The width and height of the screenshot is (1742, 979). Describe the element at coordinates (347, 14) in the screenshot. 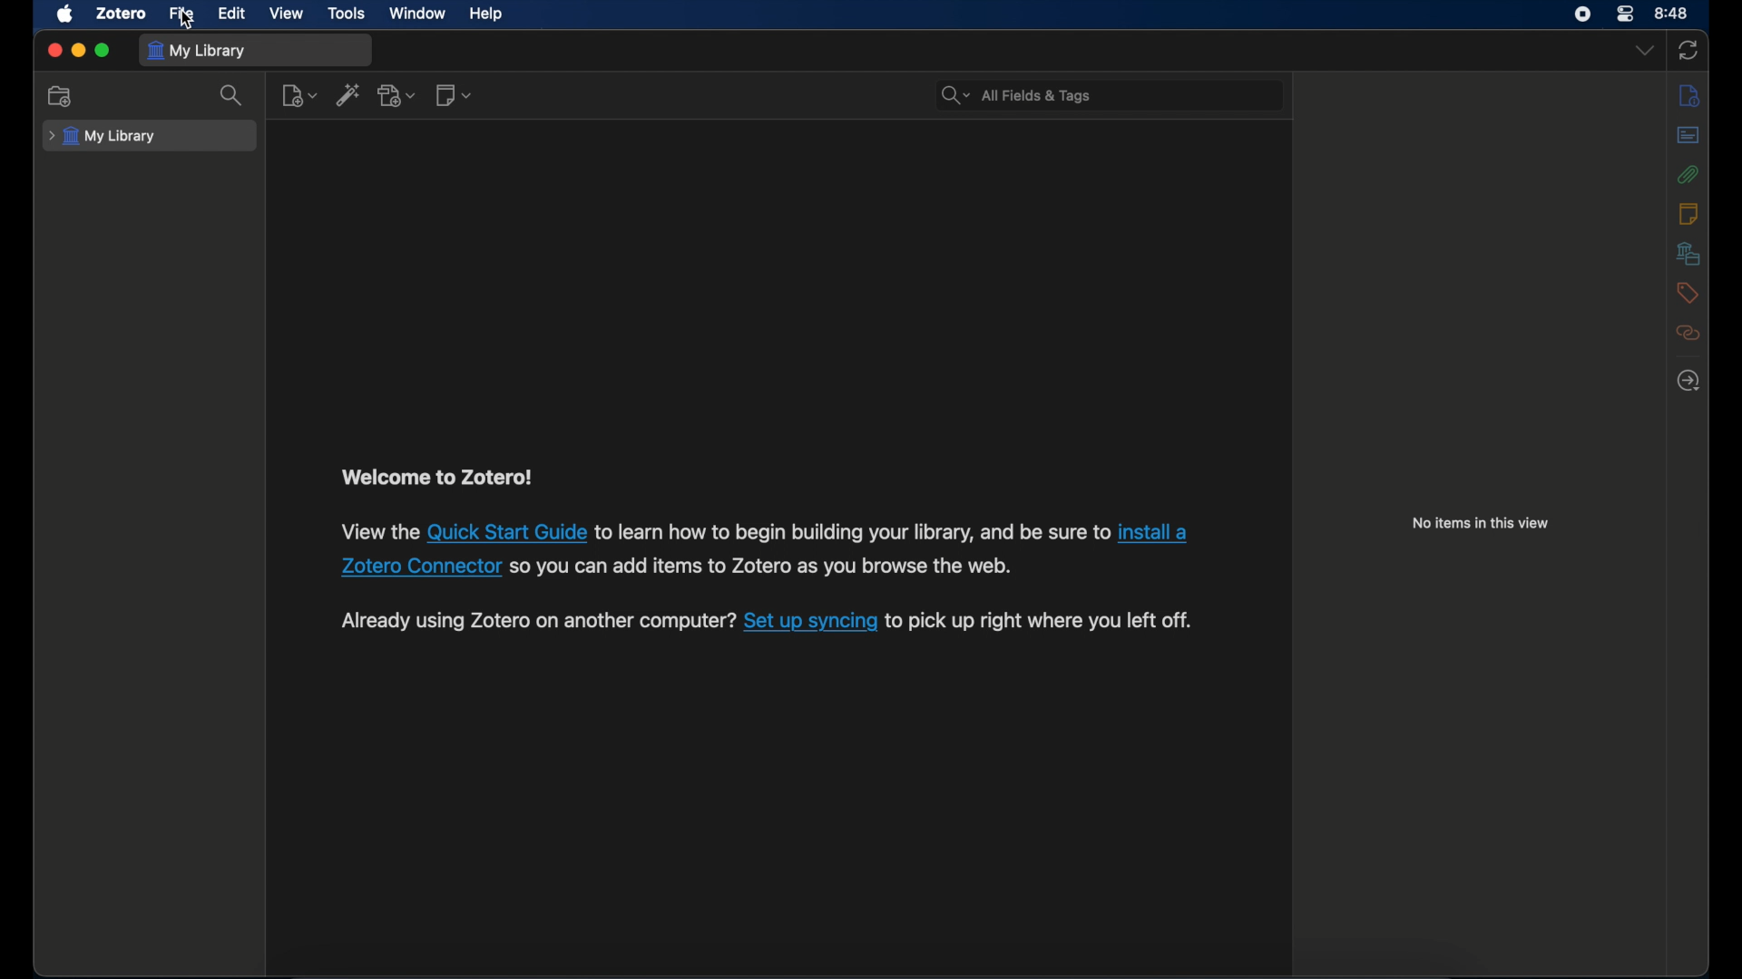

I see `tools` at that location.